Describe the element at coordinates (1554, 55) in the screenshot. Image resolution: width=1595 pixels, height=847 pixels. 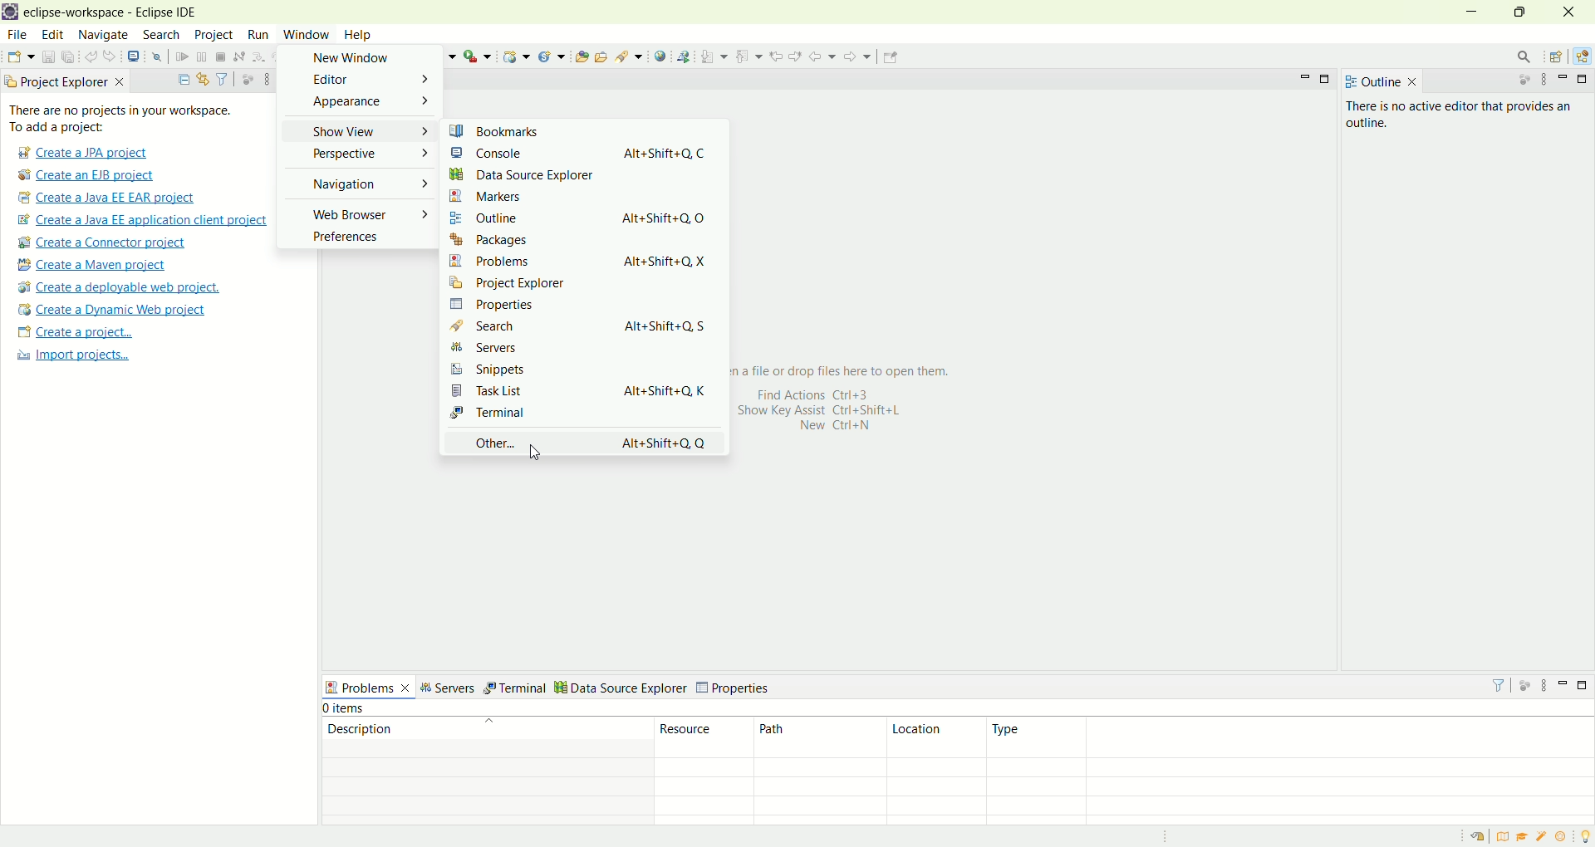
I see `open perspective` at that location.